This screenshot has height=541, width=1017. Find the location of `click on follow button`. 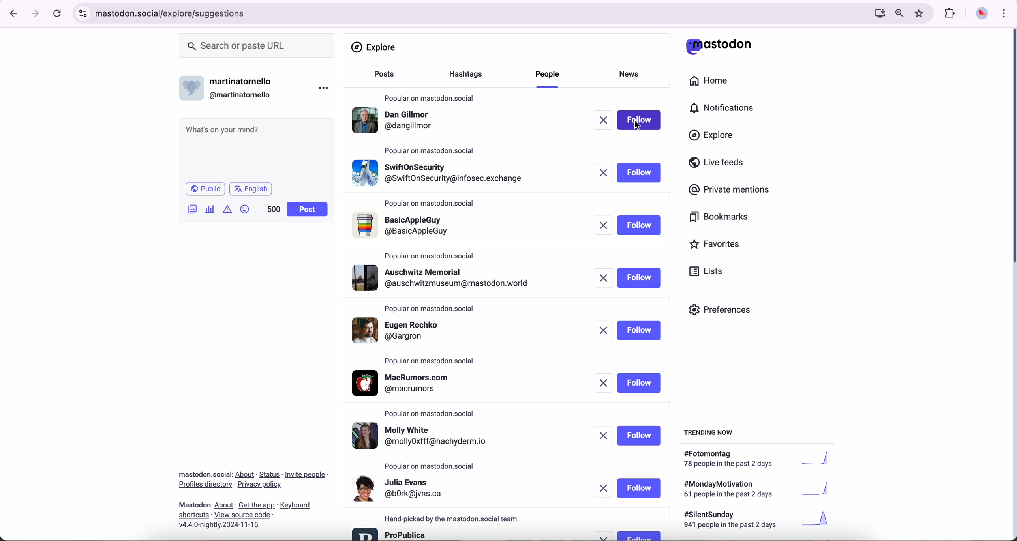

click on follow button is located at coordinates (641, 120).